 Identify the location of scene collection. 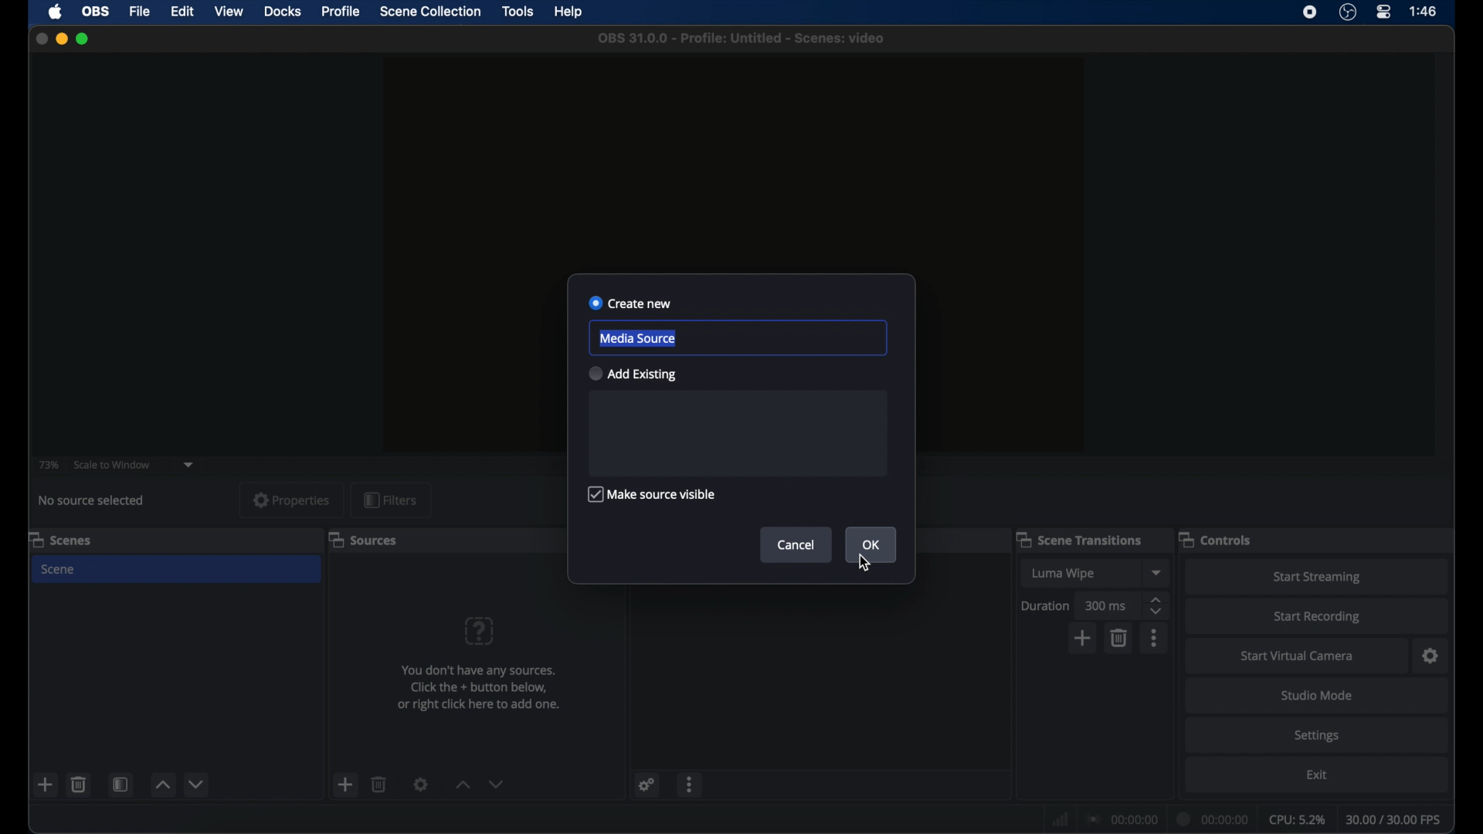
(432, 12).